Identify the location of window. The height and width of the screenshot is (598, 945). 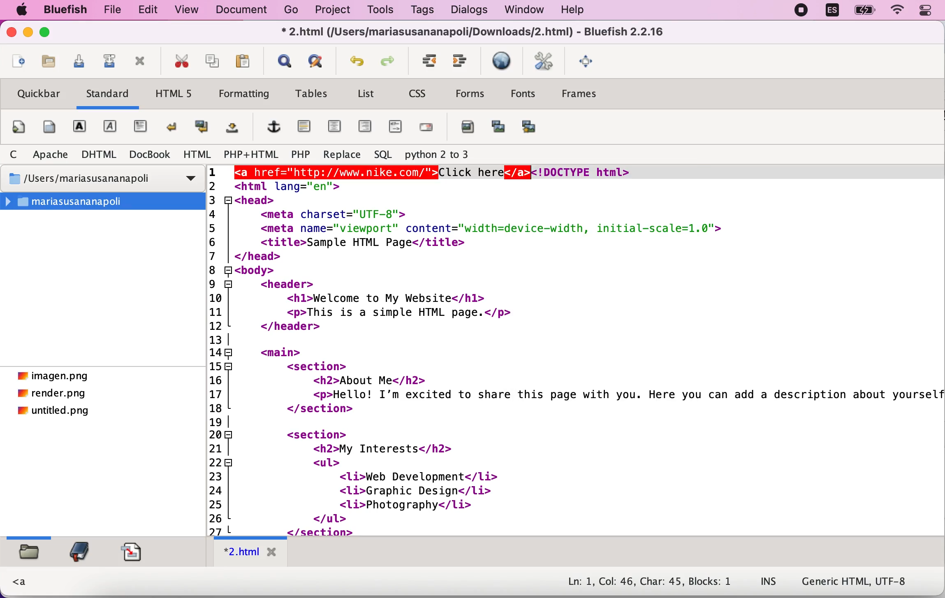
(525, 11).